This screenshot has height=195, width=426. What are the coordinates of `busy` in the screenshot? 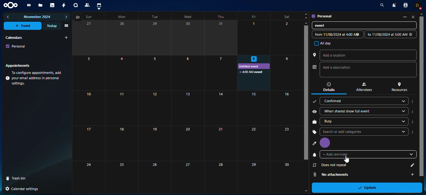 It's located at (345, 122).